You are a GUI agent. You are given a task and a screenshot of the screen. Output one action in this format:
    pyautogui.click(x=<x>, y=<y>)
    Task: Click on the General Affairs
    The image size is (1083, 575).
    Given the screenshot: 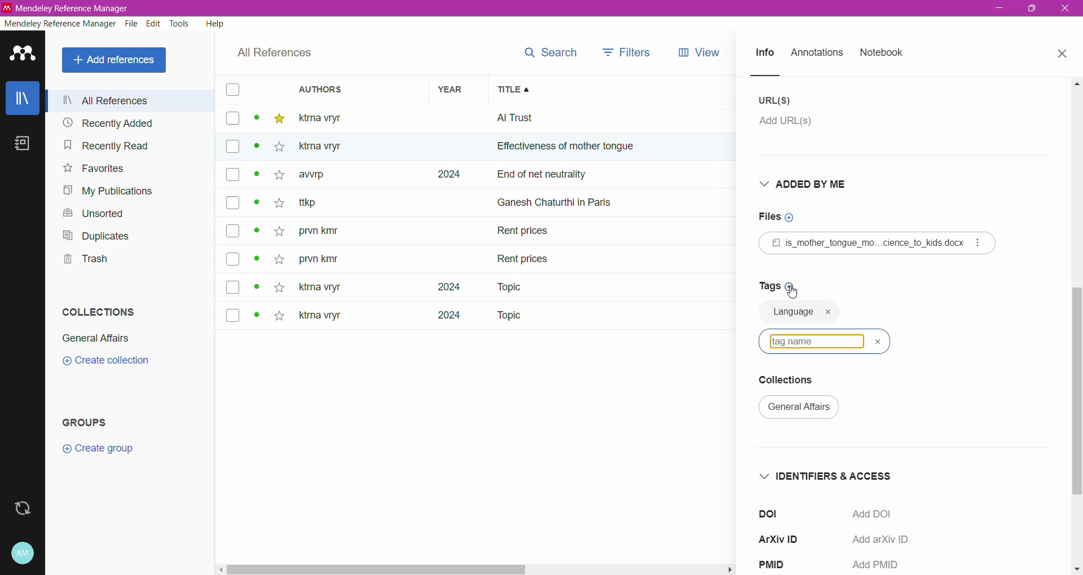 What is the action you would take?
    pyautogui.click(x=96, y=338)
    